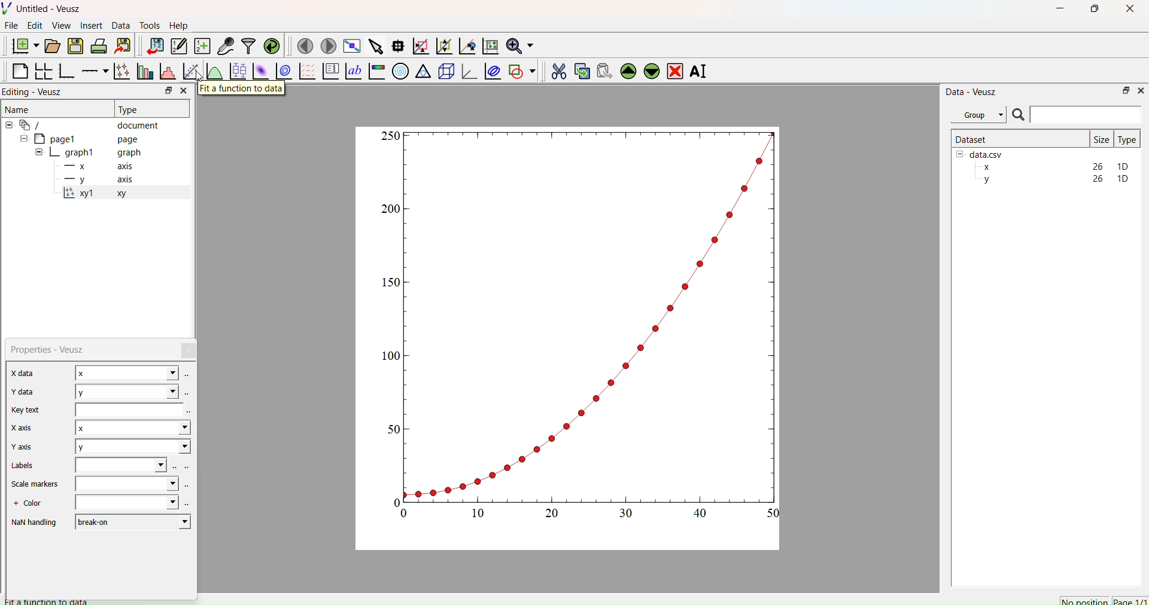 The width and height of the screenshot is (1149, 605). I want to click on Fit a function to data, so click(241, 88).